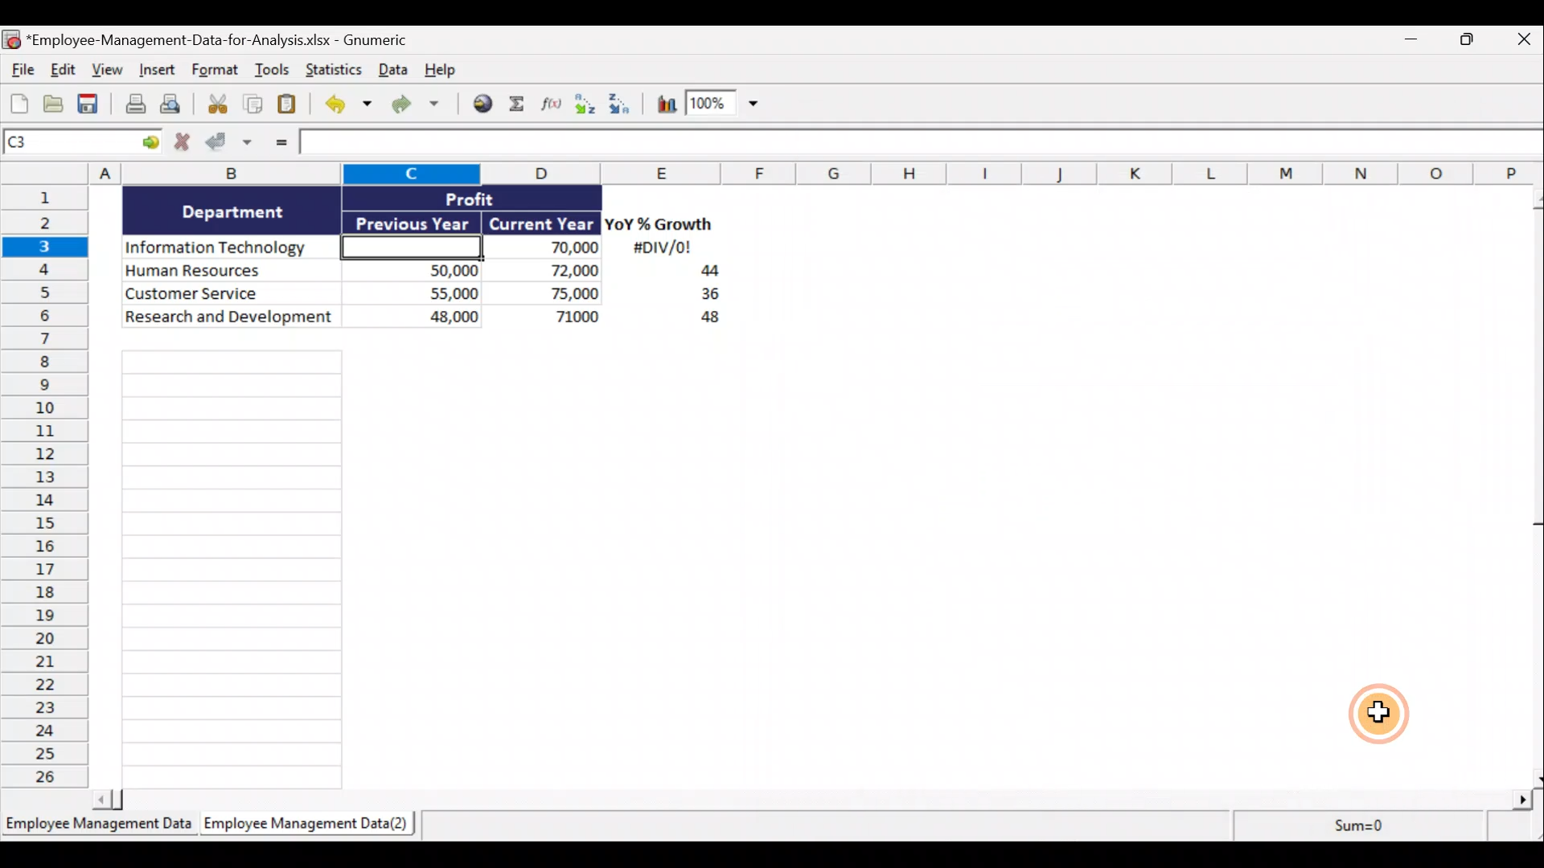 The width and height of the screenshot is (1544, 868). What do you see at coordinates (160, 73) in the screenshot?
I see `Insert` at bounding box center [160, 73].